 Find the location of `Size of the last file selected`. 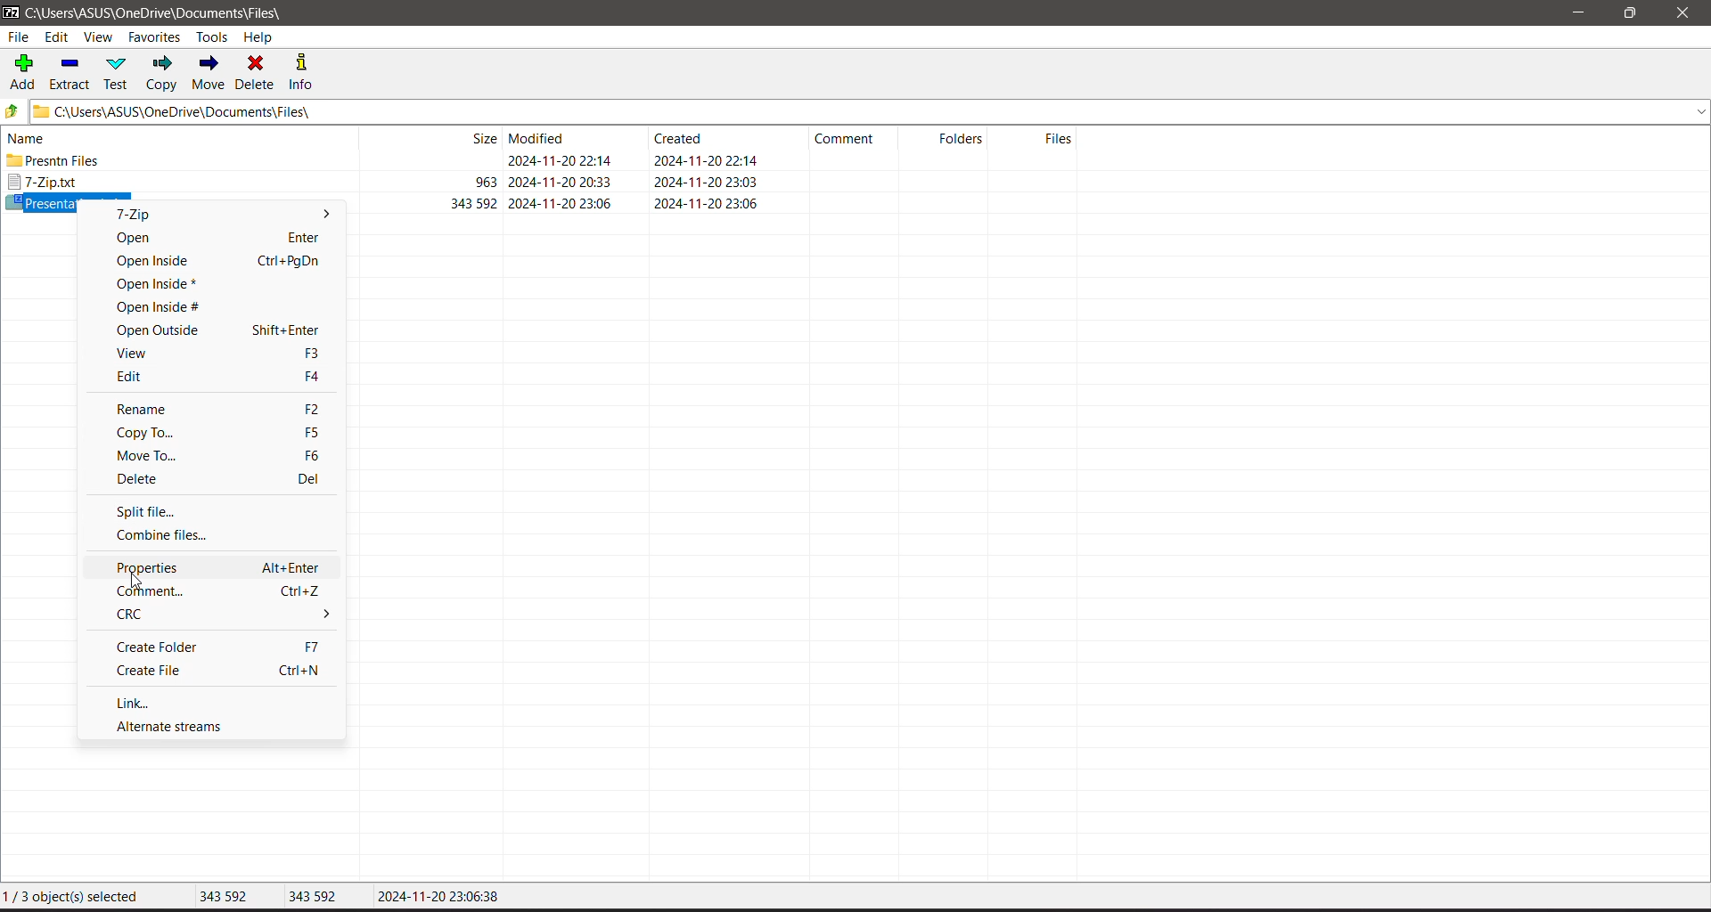

Size of the last file selected is located at coordinates (317, 898).